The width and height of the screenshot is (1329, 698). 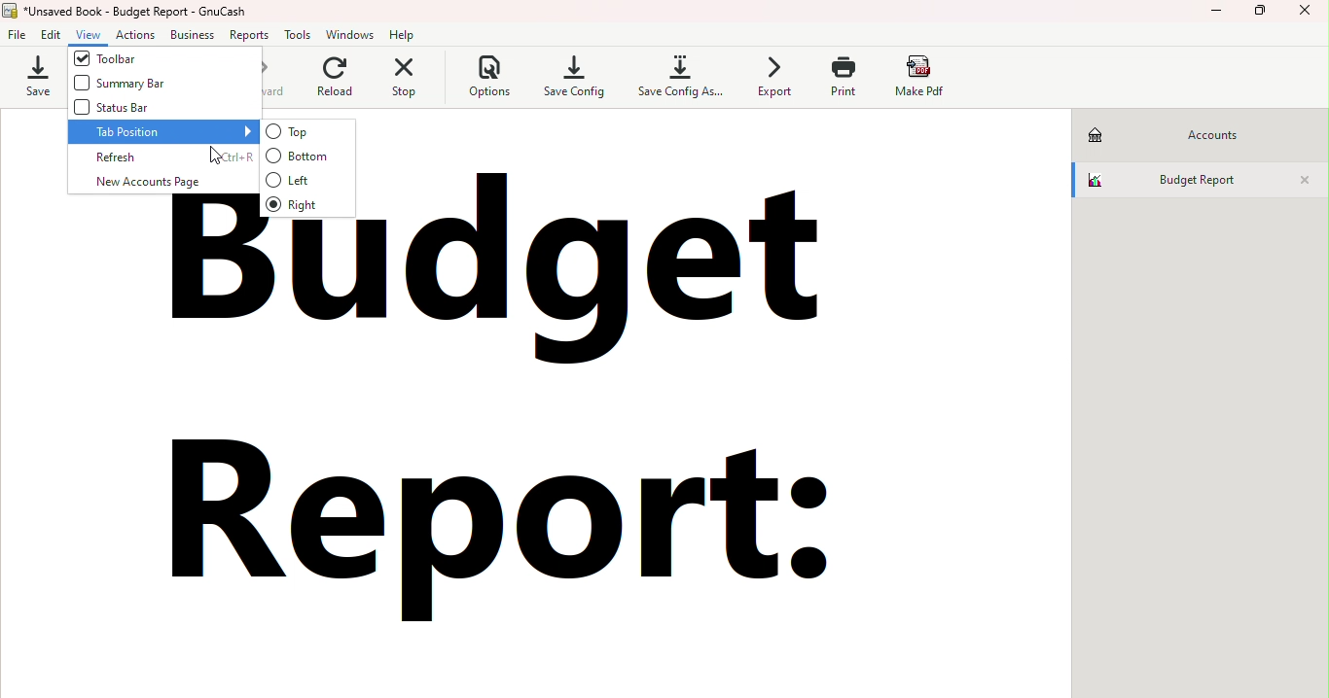 I want to click on budget report, so click(x=504, y=429).